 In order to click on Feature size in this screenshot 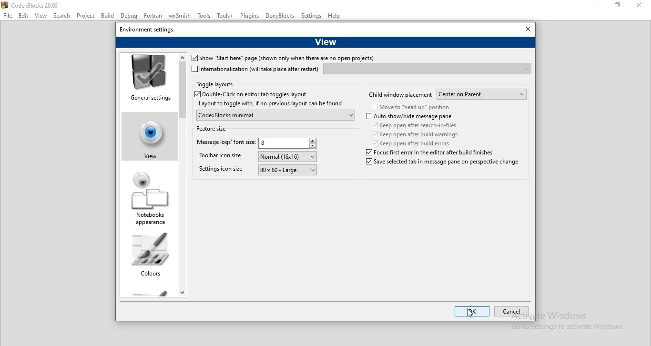, I will do `click(212, 128)`.